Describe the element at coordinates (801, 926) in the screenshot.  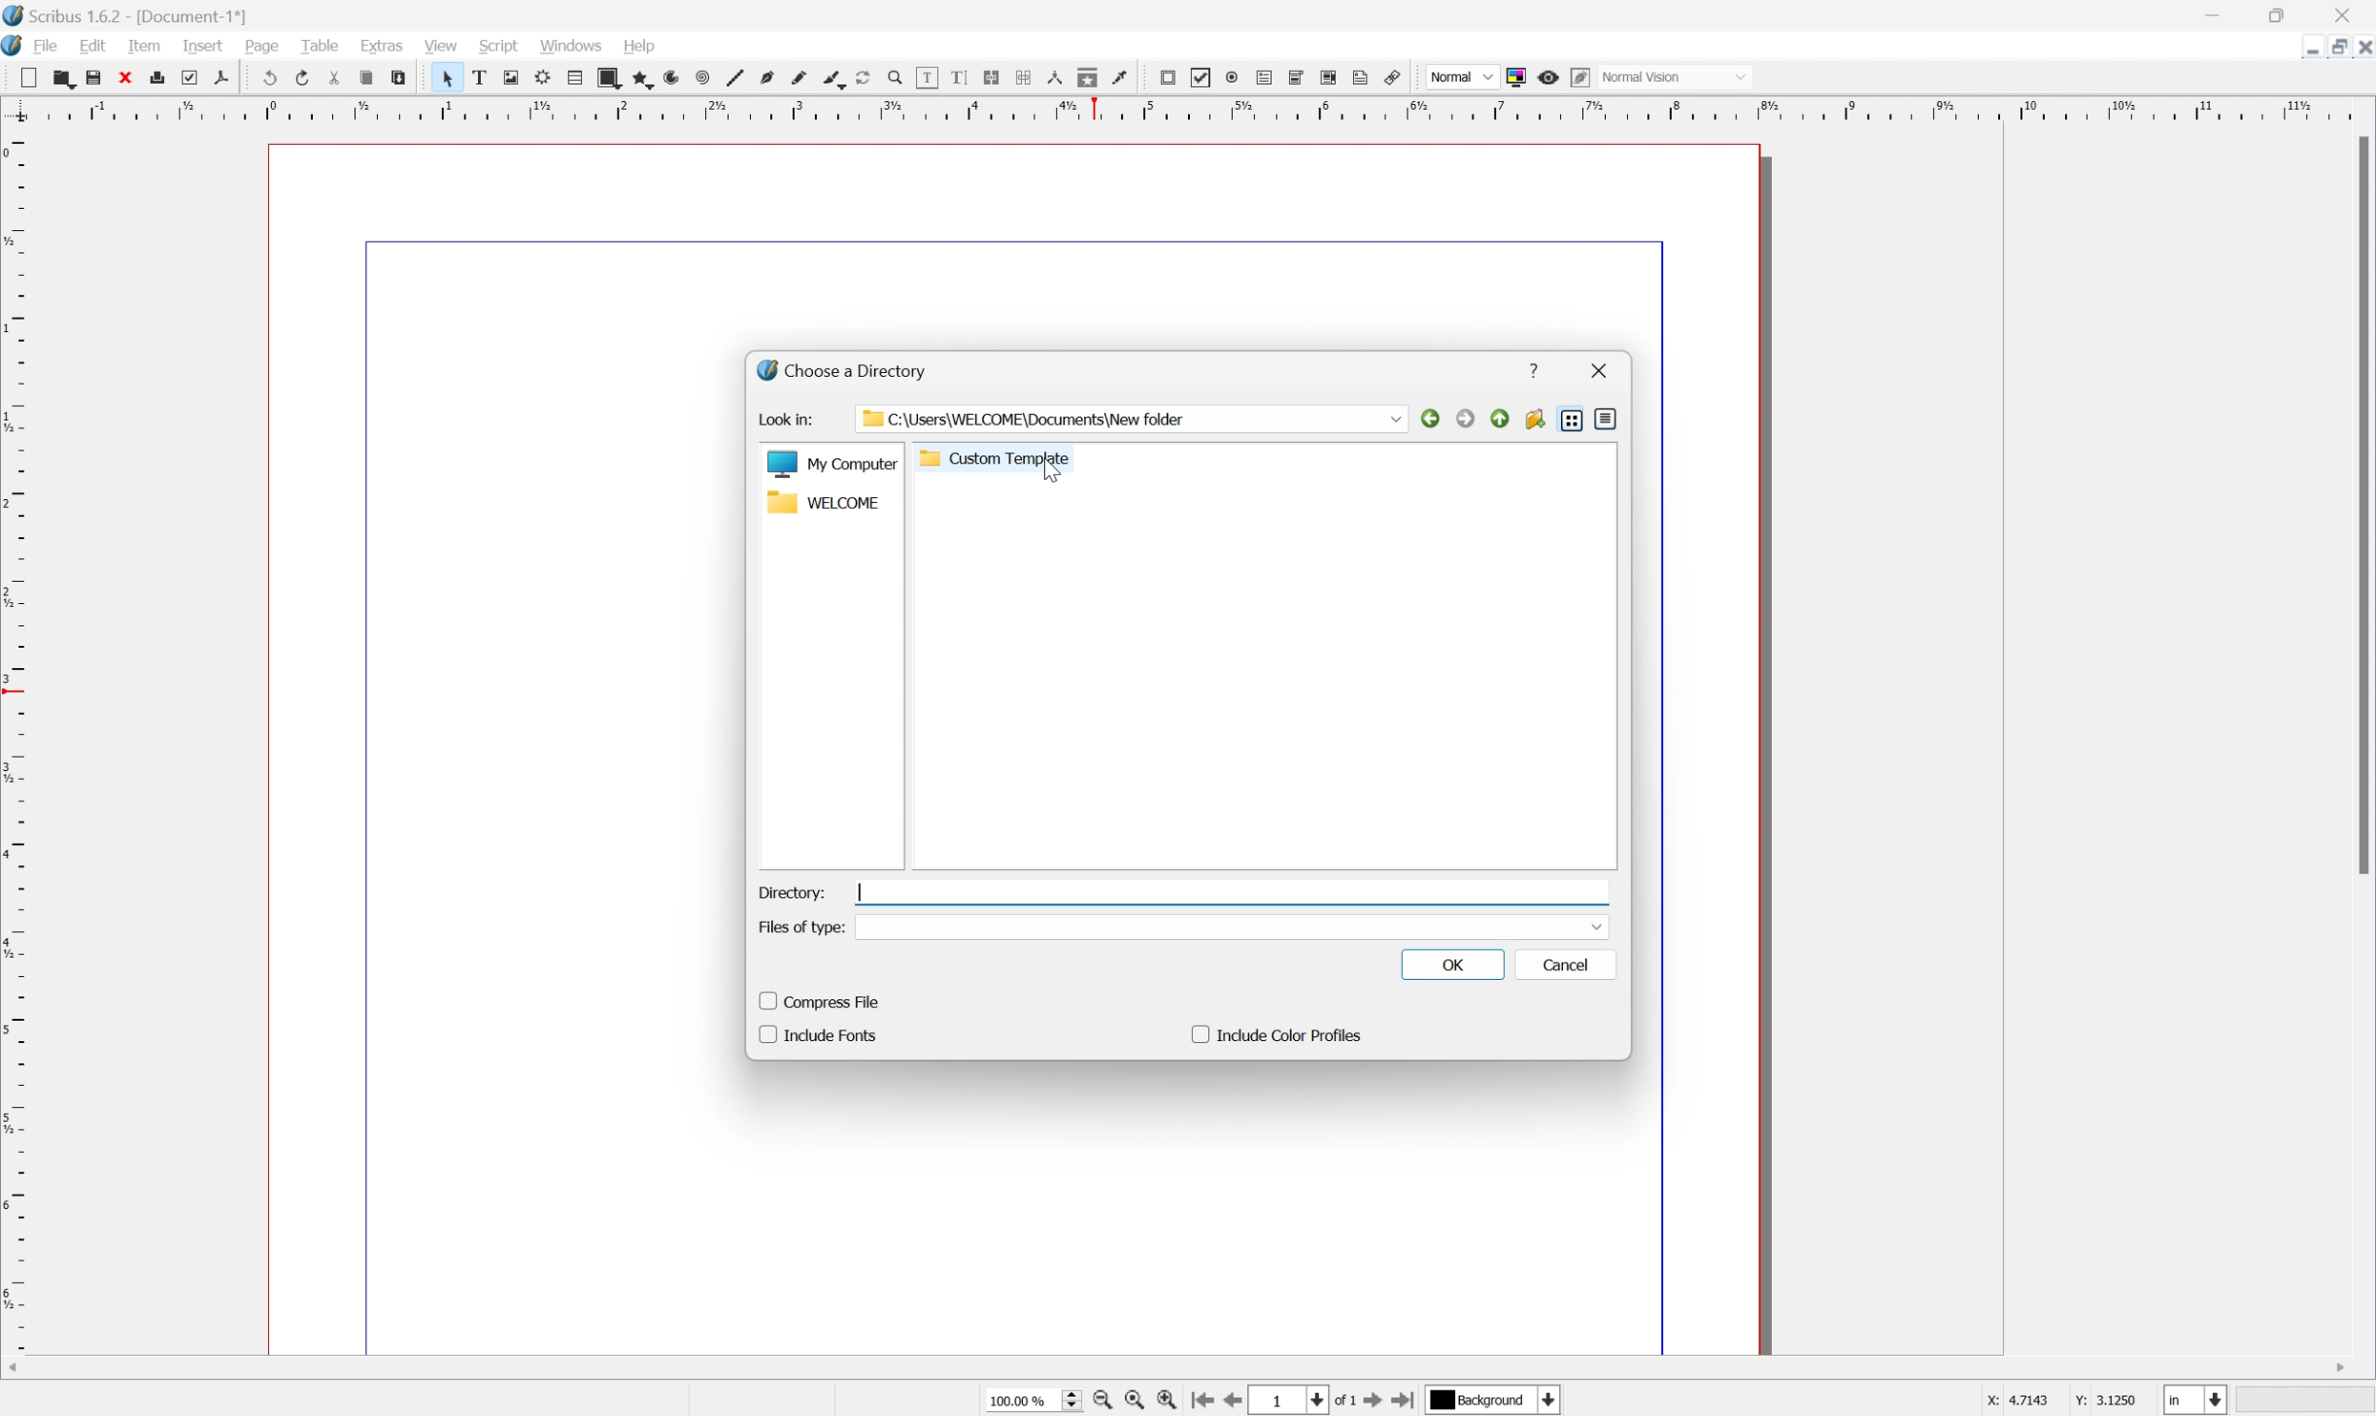
I see `Files of type:` at that location.